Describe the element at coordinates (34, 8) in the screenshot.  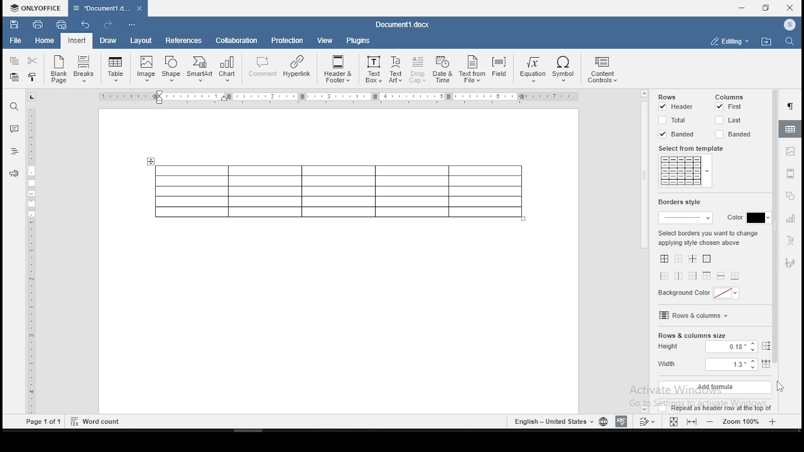
I see `ONLYOFFICE` at that location.